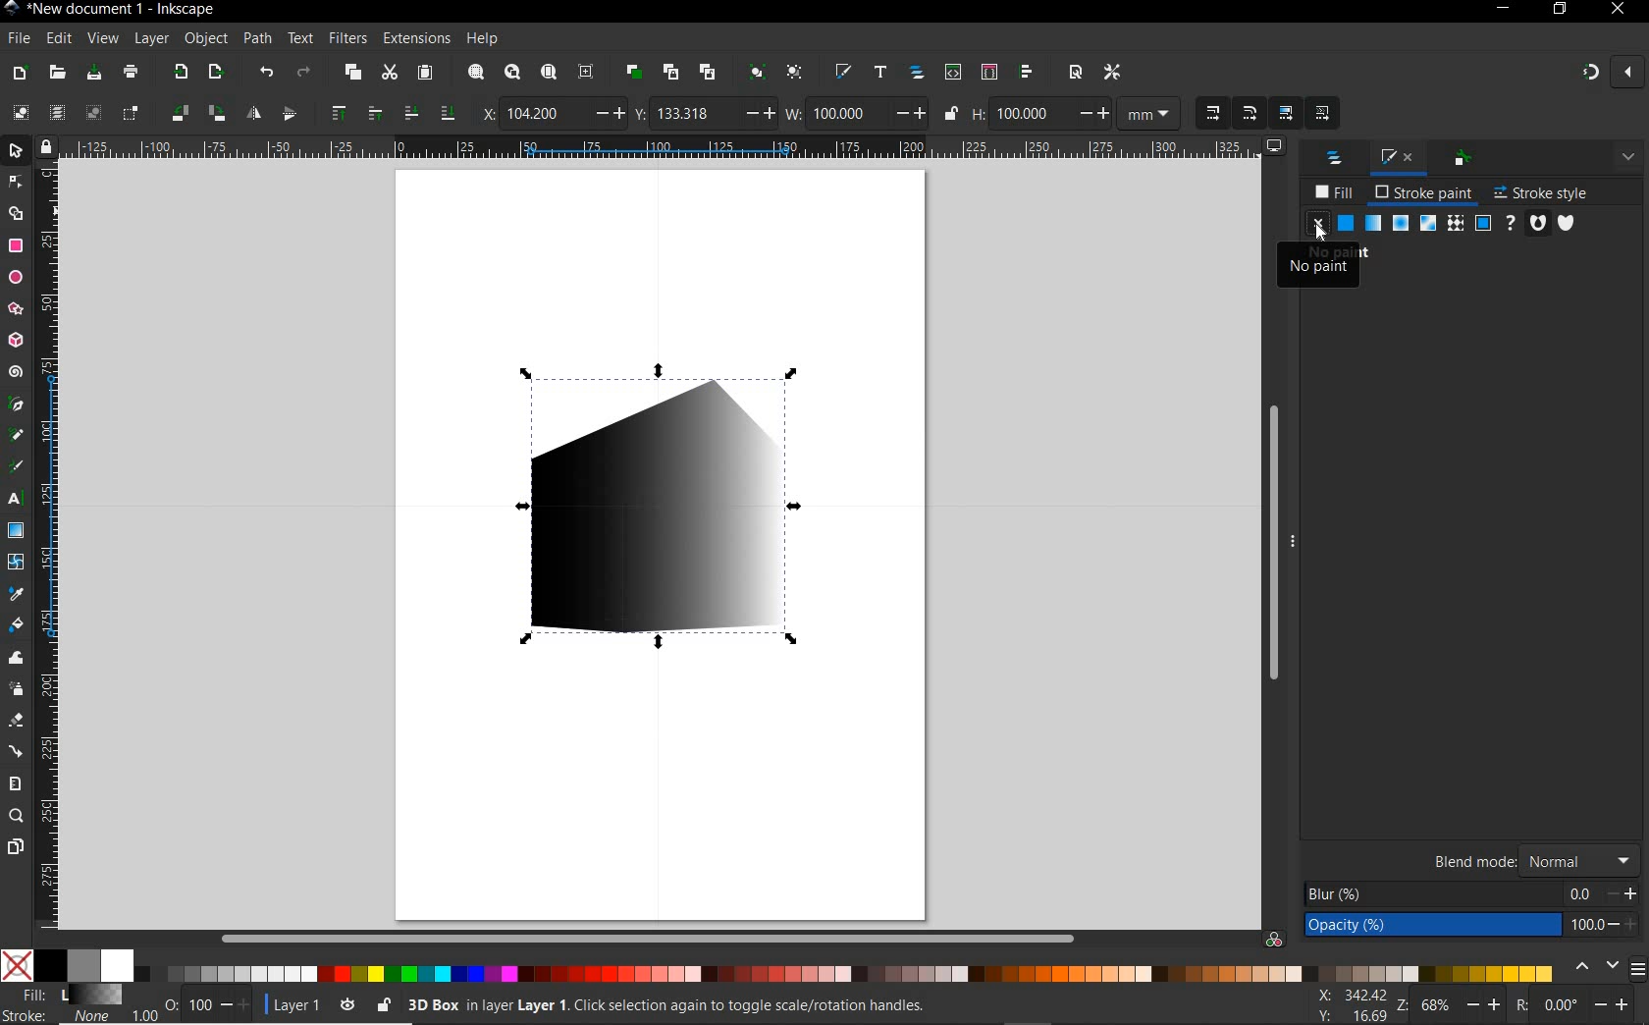 The height and width of the screenshot is (1025, 1649). Describe the element at coordinates (15, 530) in the screenshot. I see `GRADIENT TOOL` at that location.